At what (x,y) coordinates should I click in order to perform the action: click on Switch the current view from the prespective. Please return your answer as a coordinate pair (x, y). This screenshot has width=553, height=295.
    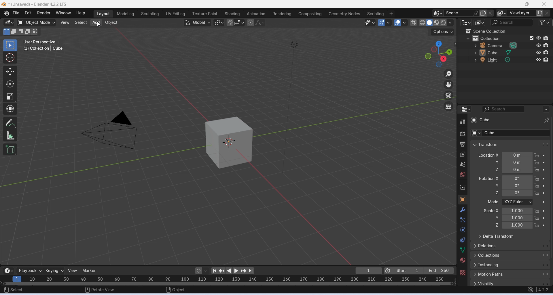
    Looking at the image, I should click on (449, 107).